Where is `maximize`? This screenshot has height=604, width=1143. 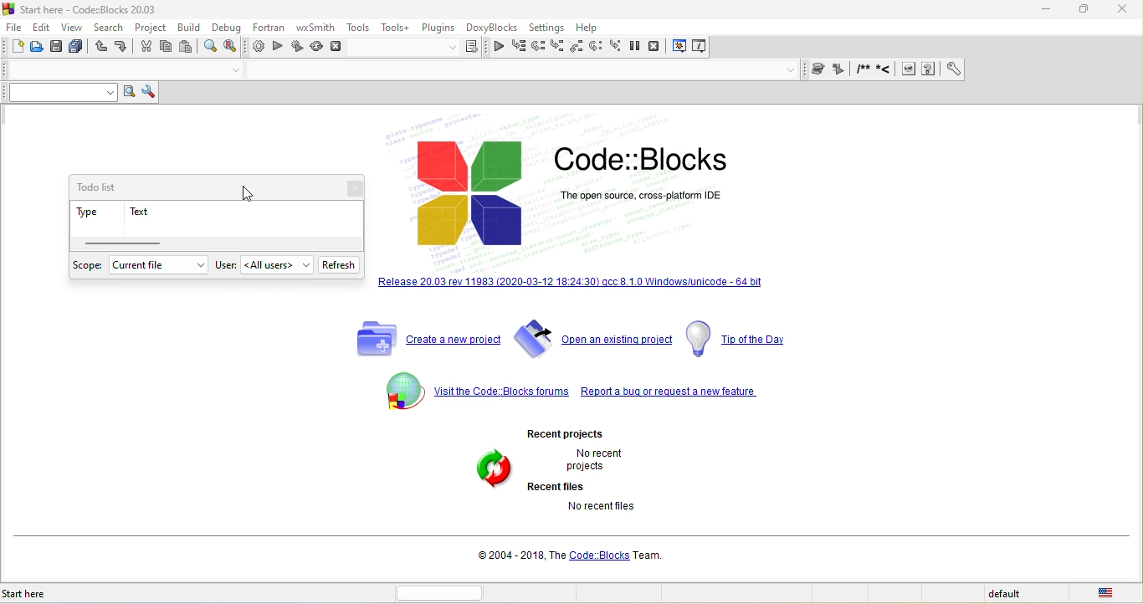
maximize is located at coordinates (1085, 9).